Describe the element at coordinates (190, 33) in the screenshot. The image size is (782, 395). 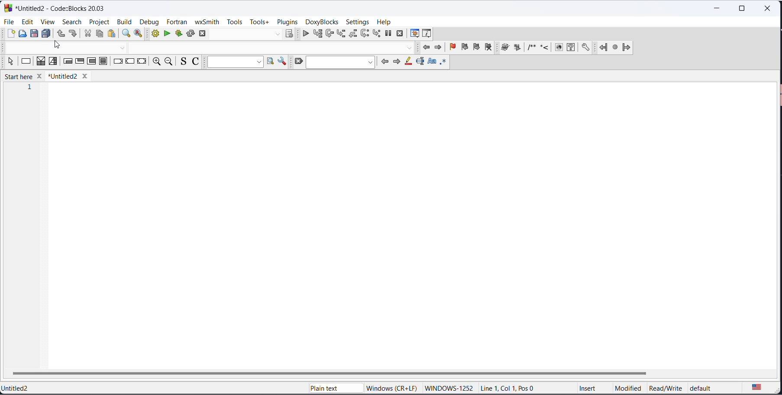
I see `rebuild` at that location.